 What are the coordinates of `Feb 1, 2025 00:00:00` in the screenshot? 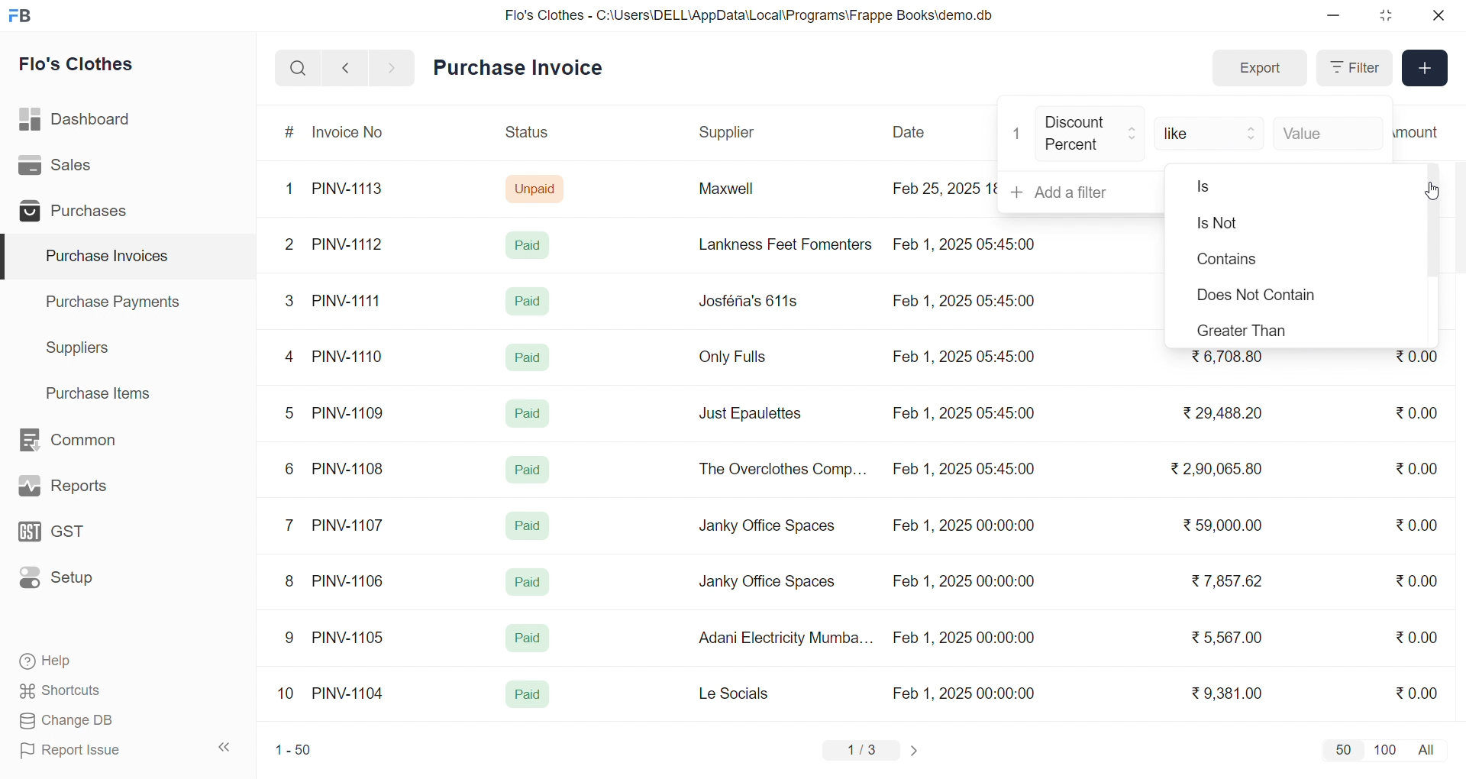 It's located at (963, 528).